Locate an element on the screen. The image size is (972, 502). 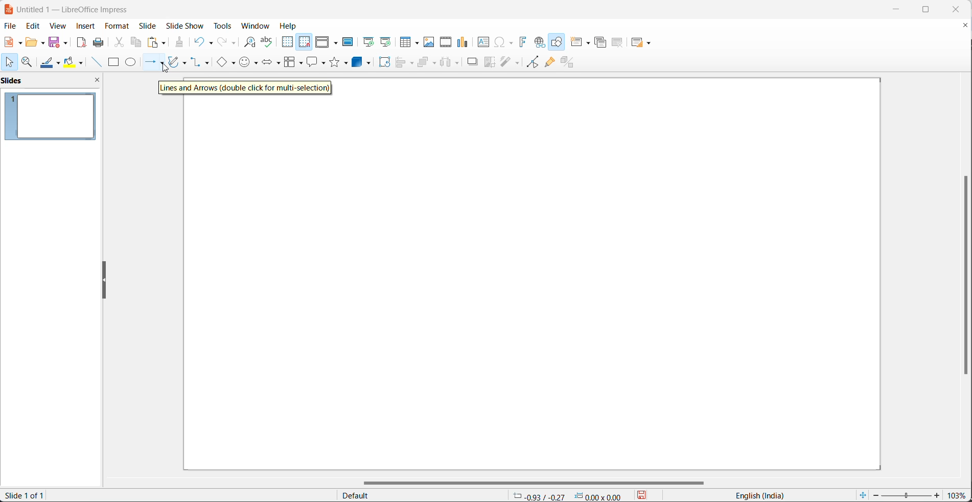
line is located at coordinates (94, 62).